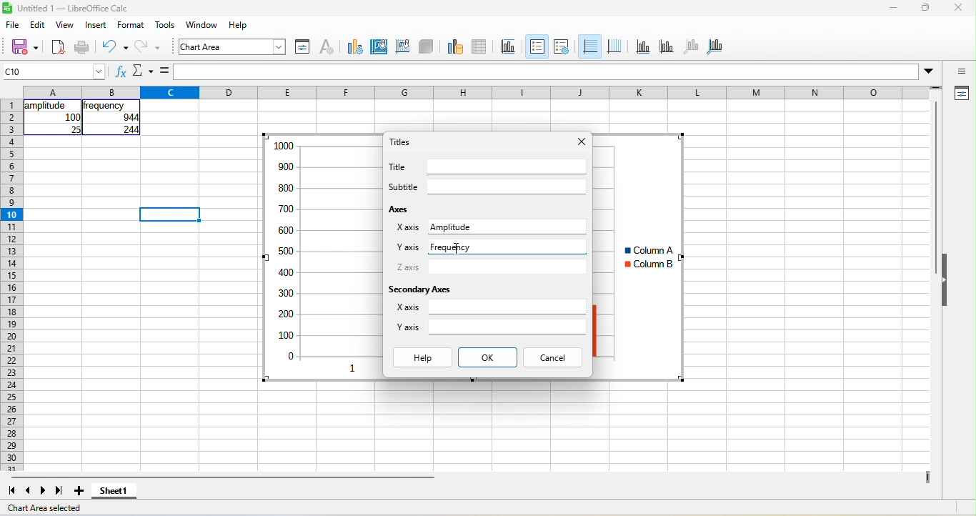  I want to click on close, so click(582, 142).